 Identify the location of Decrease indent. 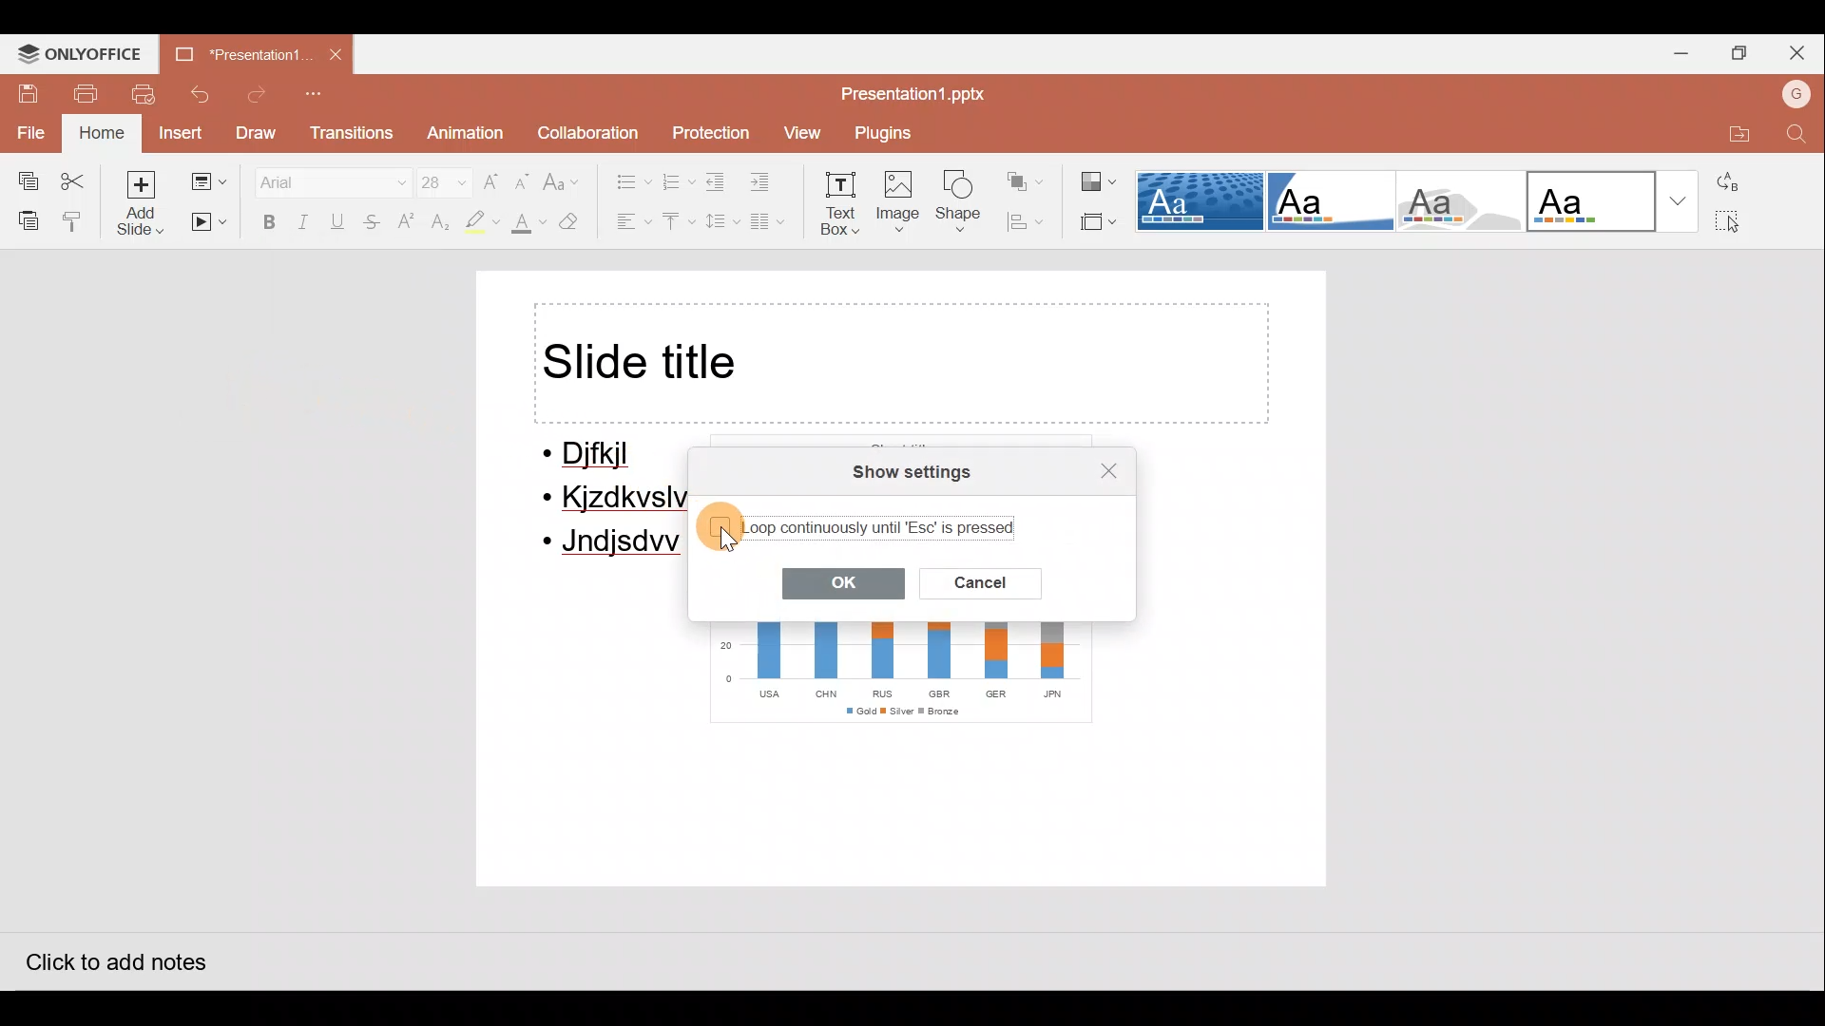
(715, 181).